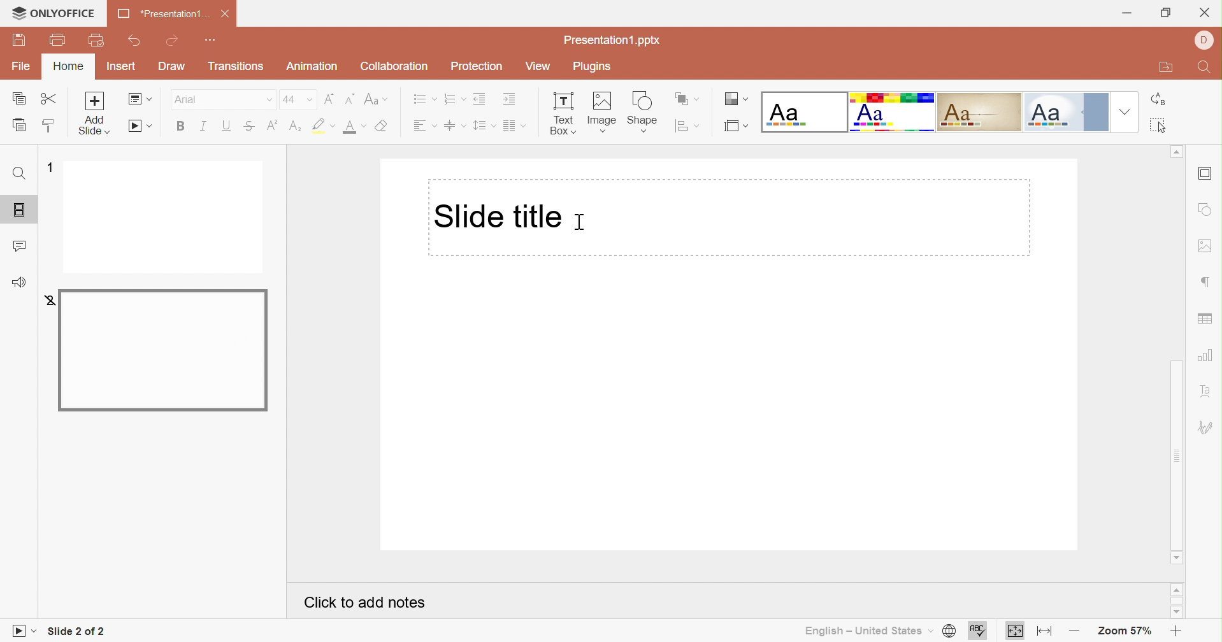  Describe the element at coordinates (271, 125) in the screenshot. I see `Superscript` at that location.